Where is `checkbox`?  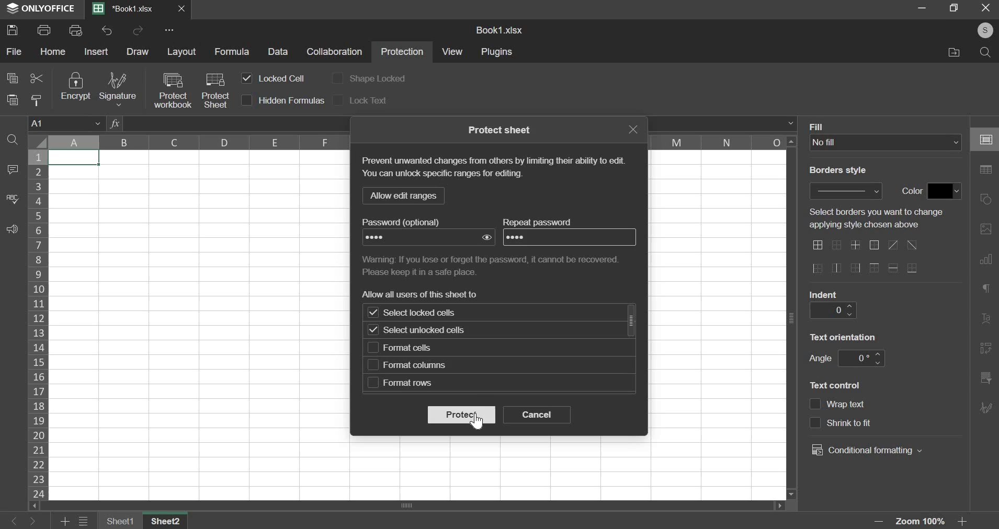
checkbox is located at coordinates (373, 383).